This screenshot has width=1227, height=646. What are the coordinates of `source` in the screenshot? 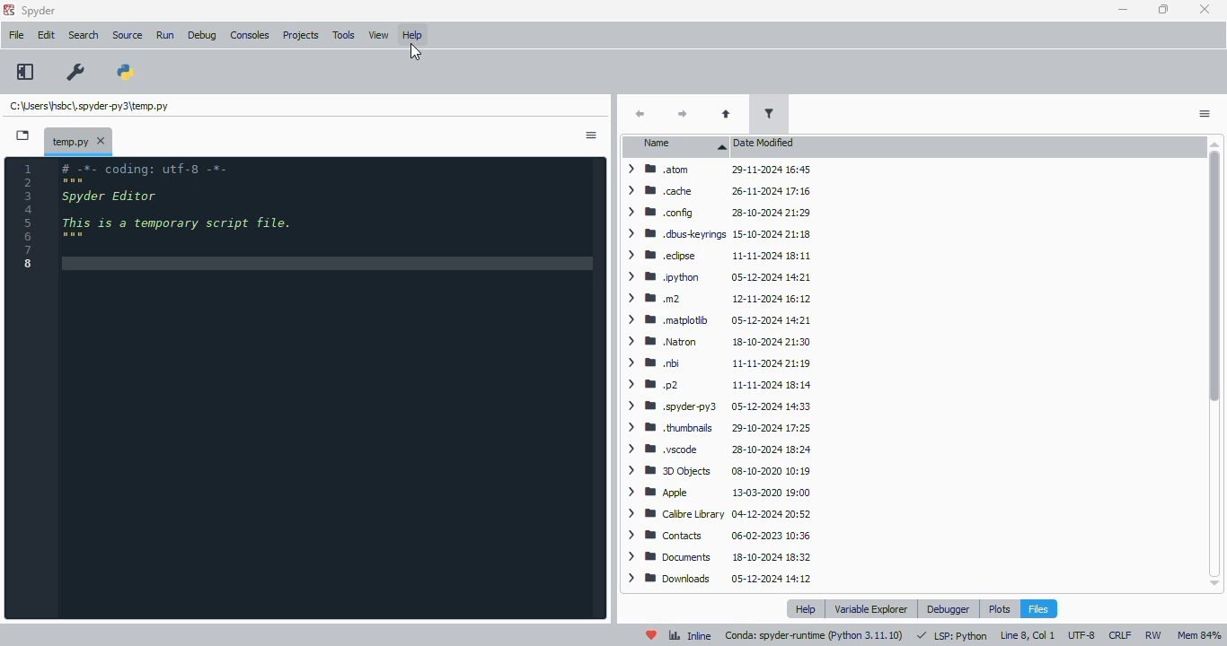 It's located at (128, 35).